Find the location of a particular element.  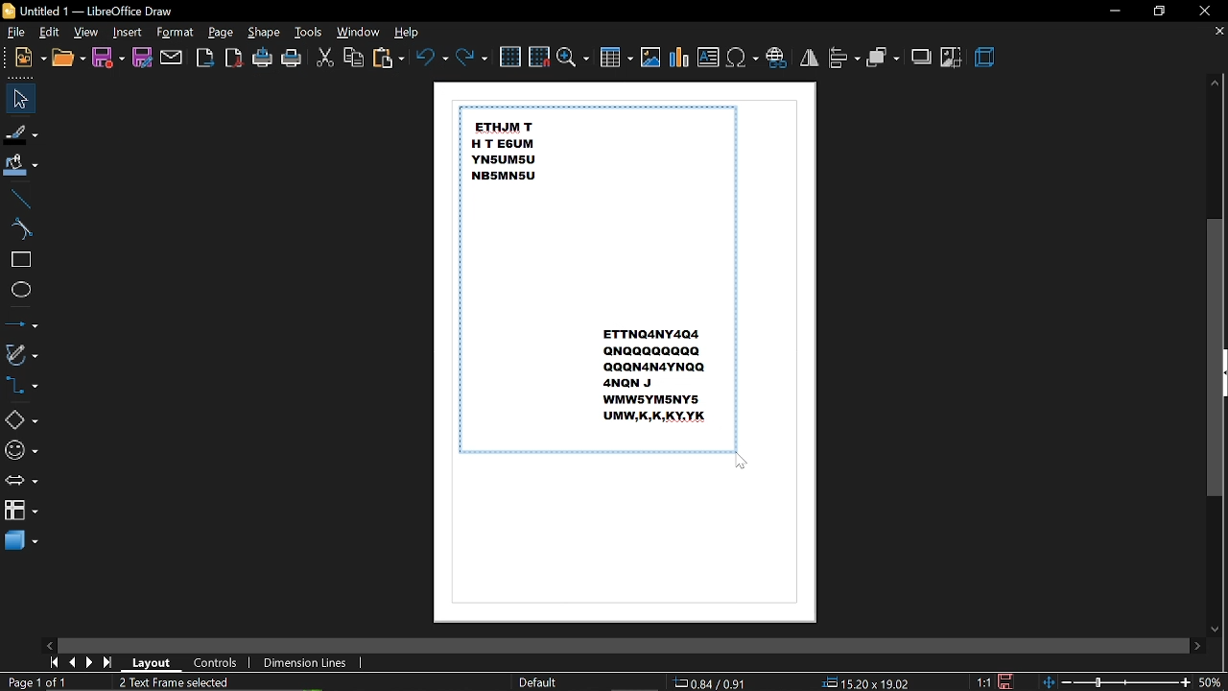

50% is located at coordinates (1211, 683).